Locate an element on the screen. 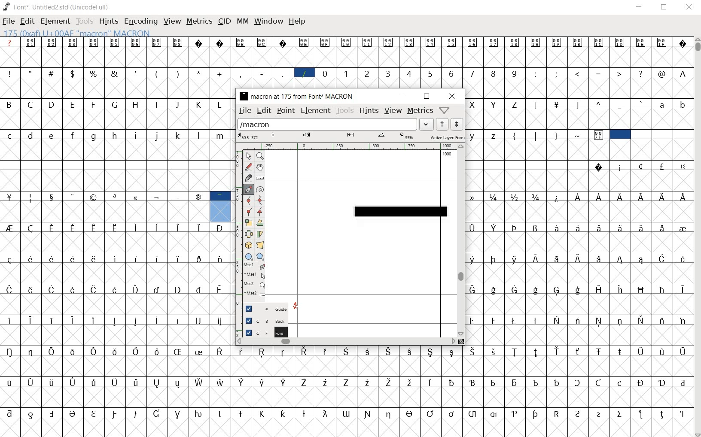 The width and height of the screenshot is (701, 437). Symbol is located at coordinates (326, 382).